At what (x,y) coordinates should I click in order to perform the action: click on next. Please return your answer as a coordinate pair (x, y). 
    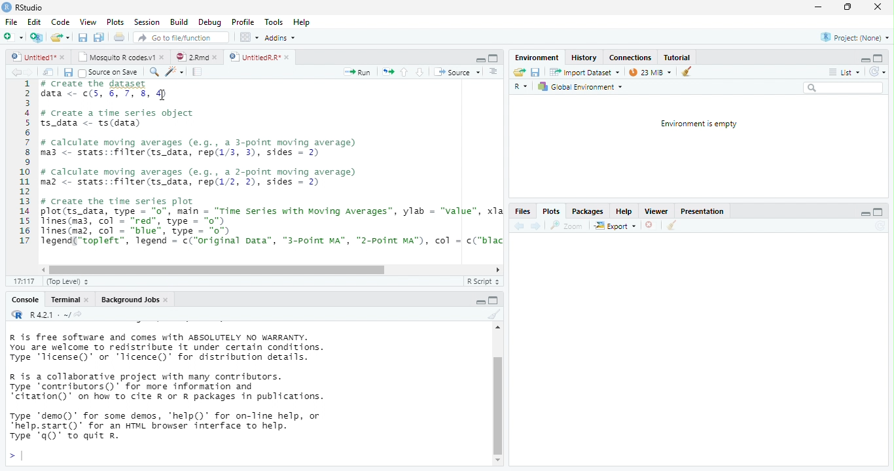
    Looking at the image, I should click on (536, 226).